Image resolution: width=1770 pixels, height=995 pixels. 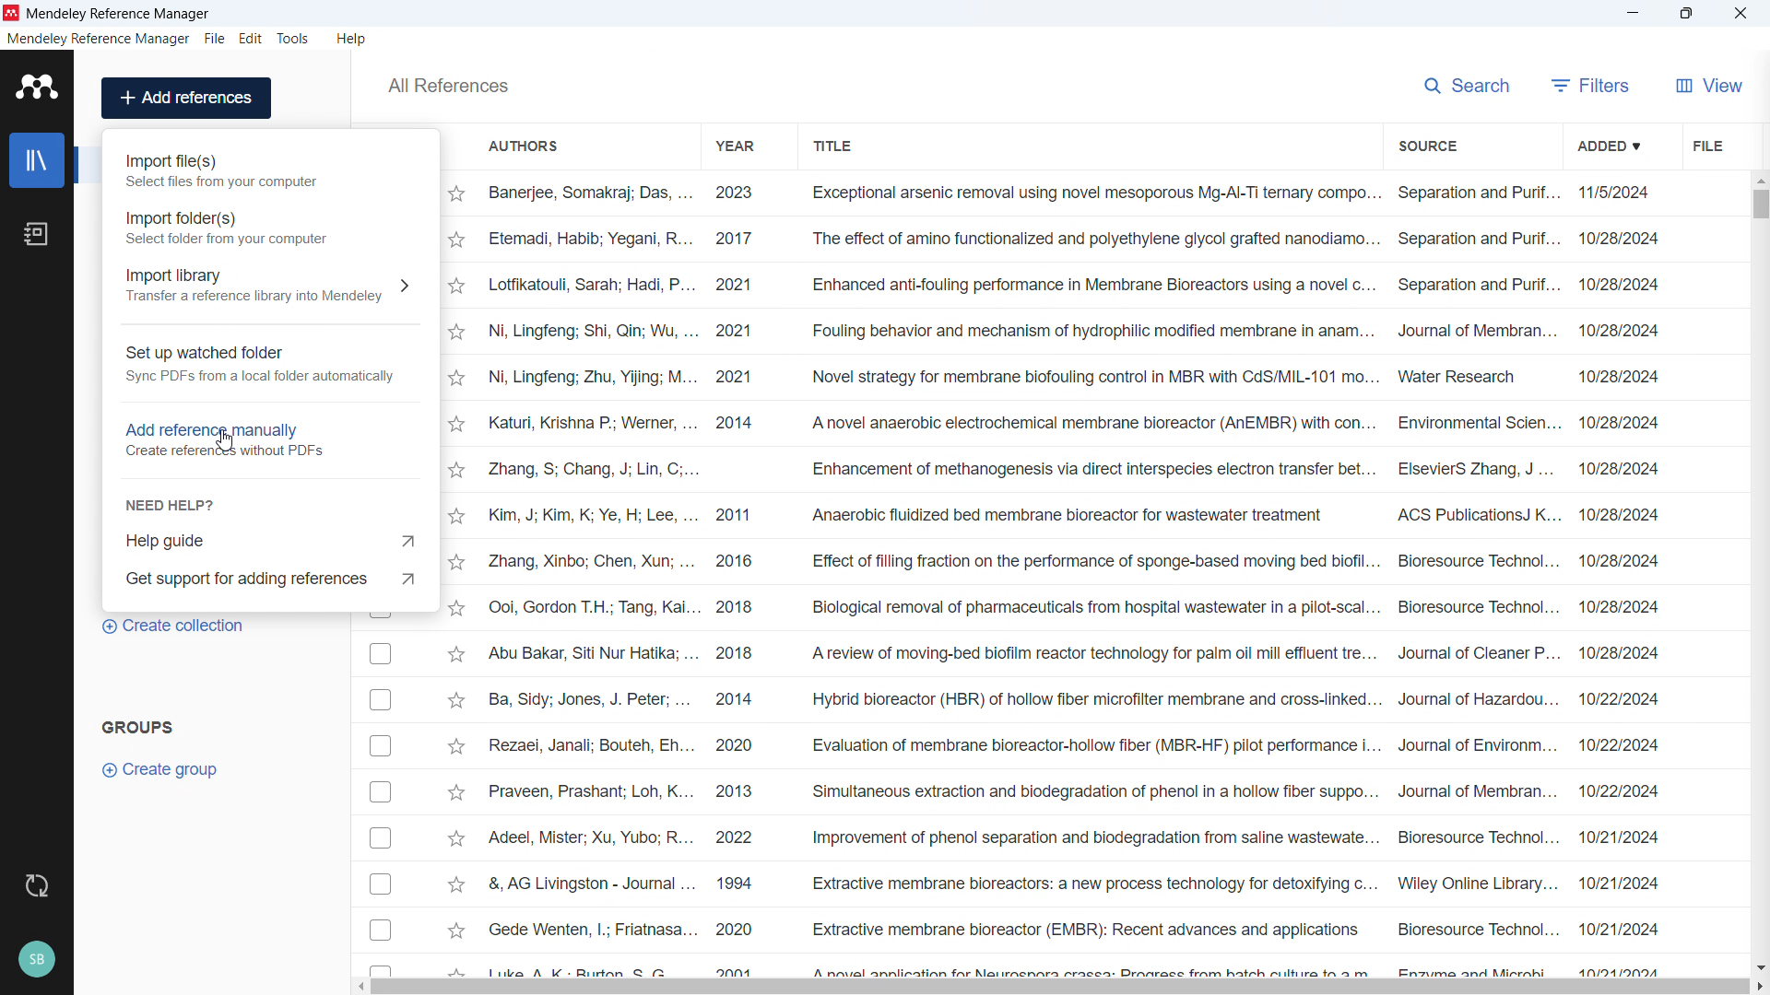 I want to click on Horizontal scroll bar , so click(x=1061, y=988).